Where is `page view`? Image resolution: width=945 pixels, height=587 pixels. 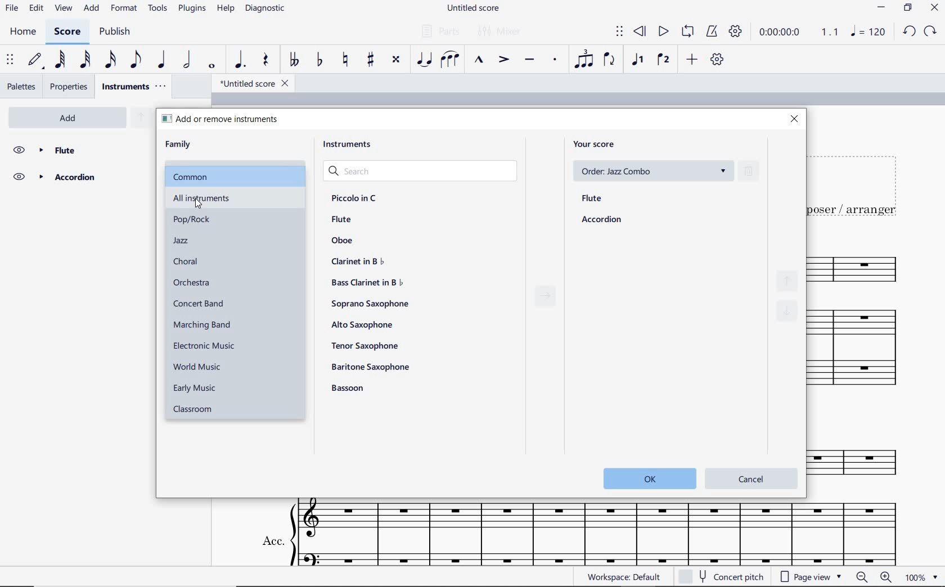
page view is located at coordinates (811, 577).